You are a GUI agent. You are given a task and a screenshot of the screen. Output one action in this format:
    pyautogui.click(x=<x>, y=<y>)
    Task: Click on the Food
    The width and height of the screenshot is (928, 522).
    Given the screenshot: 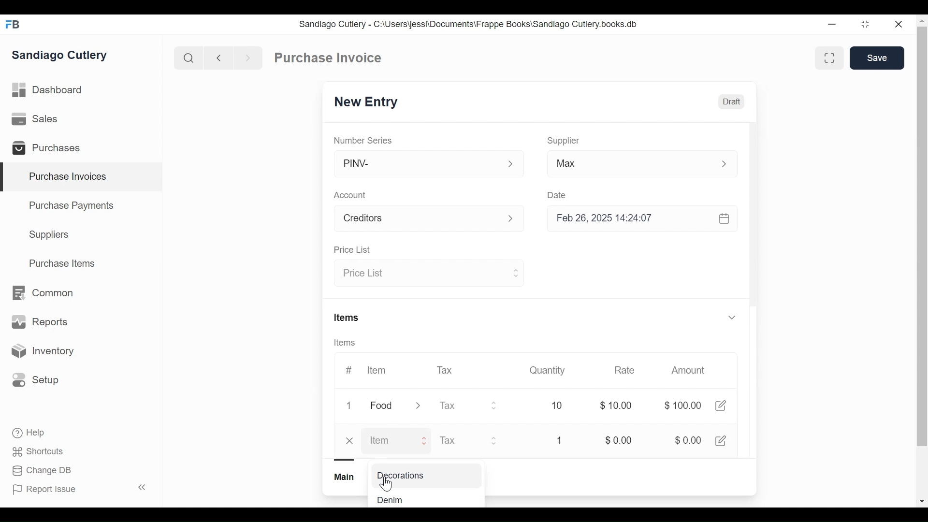 What is the action you would take?
    pyautogui.click(x=382, y=406)
    